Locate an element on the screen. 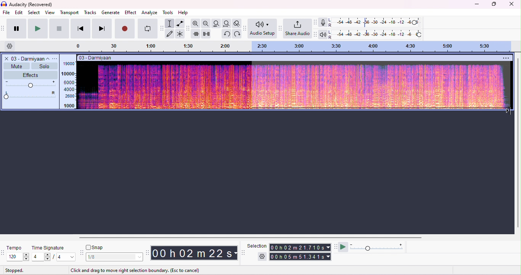 This screenshot has height=275, width=521. options is located at coordinates (507, 58).